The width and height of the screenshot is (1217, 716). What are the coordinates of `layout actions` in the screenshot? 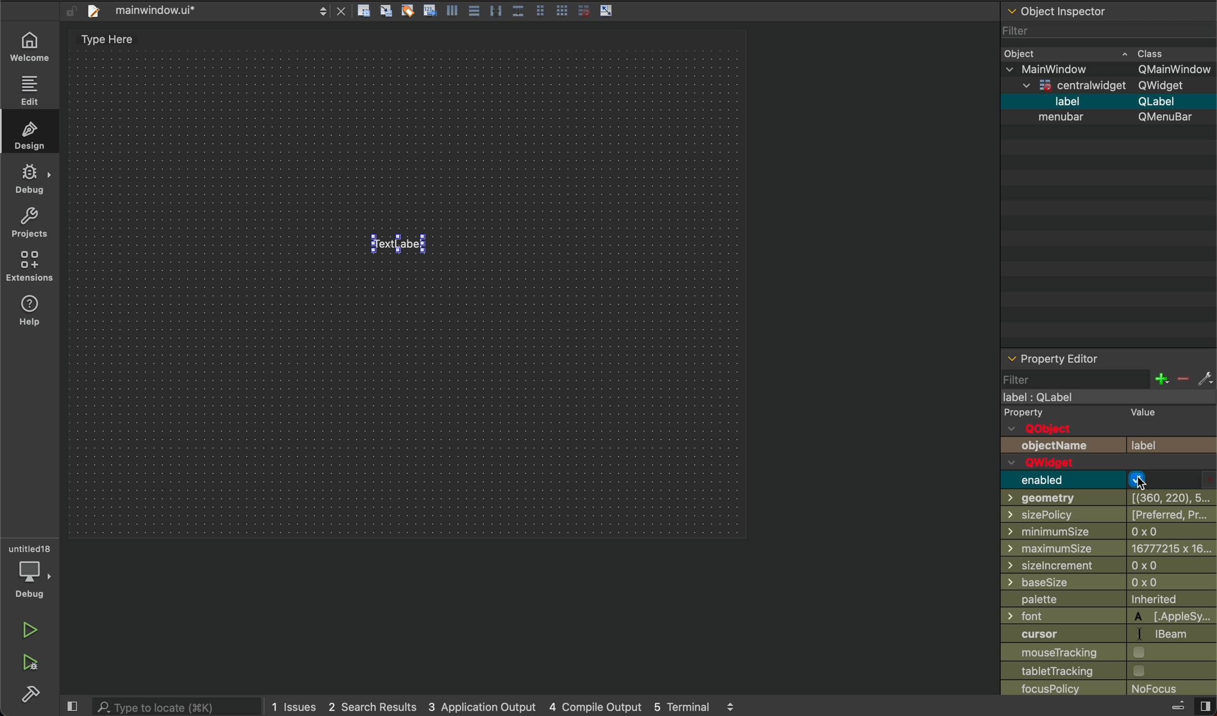 It's located at (492, 10).